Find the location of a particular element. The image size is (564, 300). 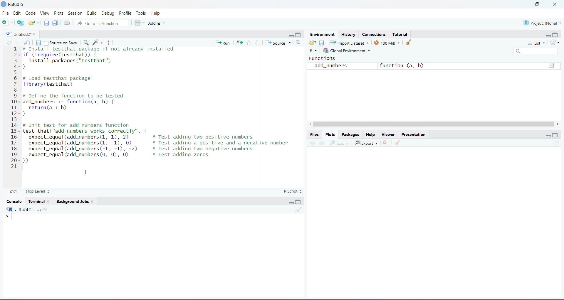

Terminal is located at coordinates (37, 201).